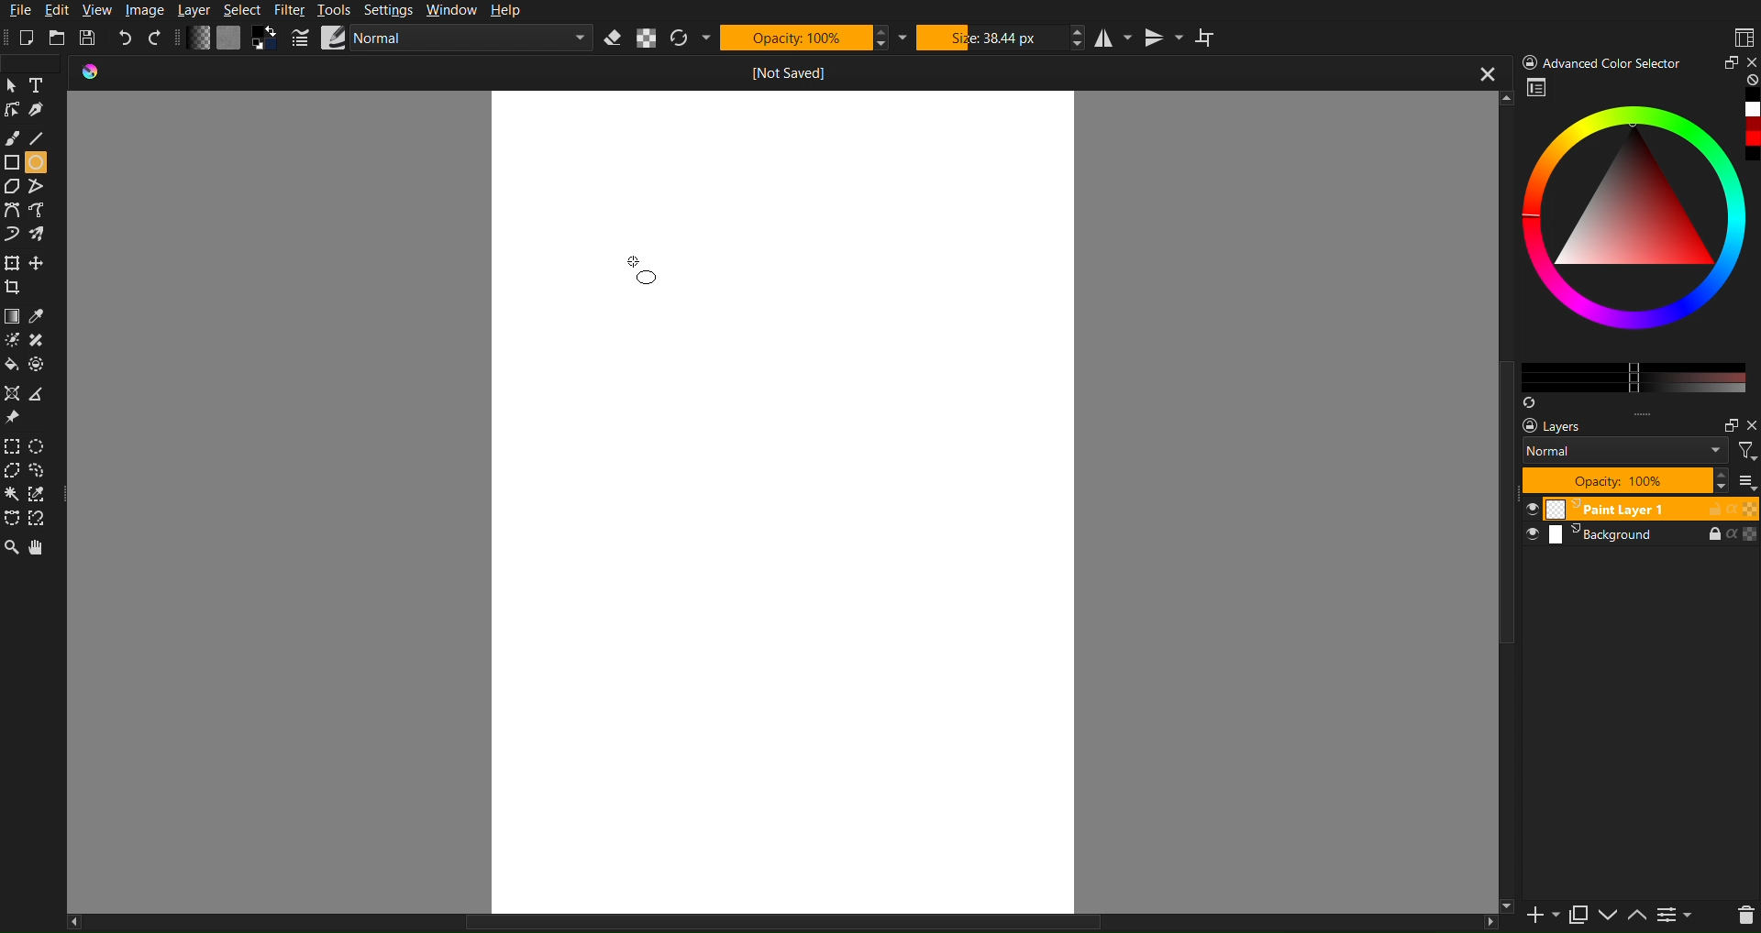 This screenshot has height=933, width=1761. What do you see at coordinates (39, 317) in the screenshot?
I see `Color drop` at bounding box center [39, 317].